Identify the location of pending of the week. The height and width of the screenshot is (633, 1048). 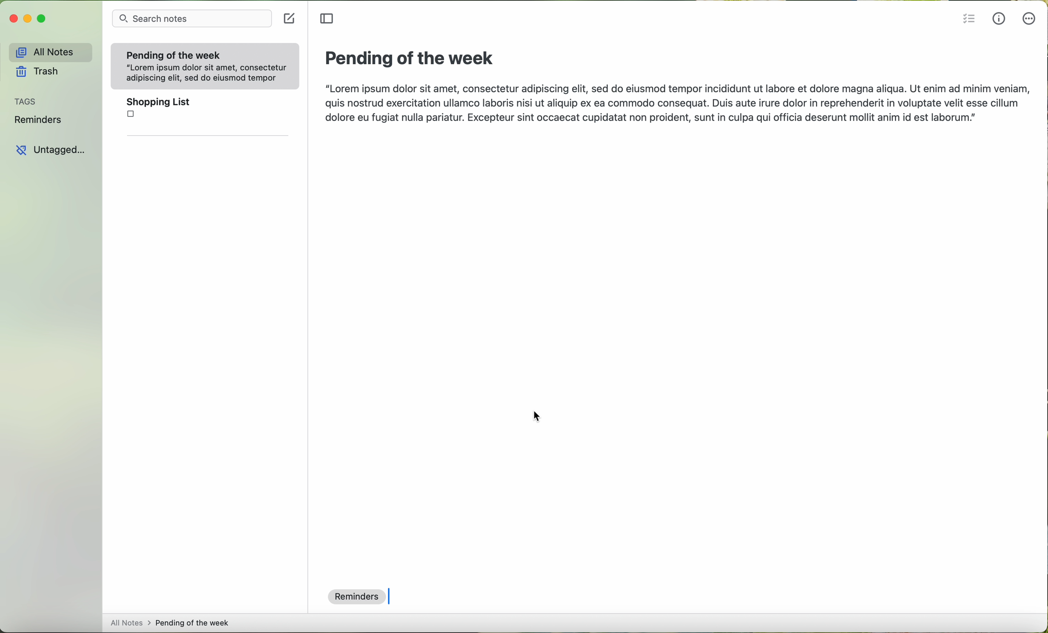
(409, 59).